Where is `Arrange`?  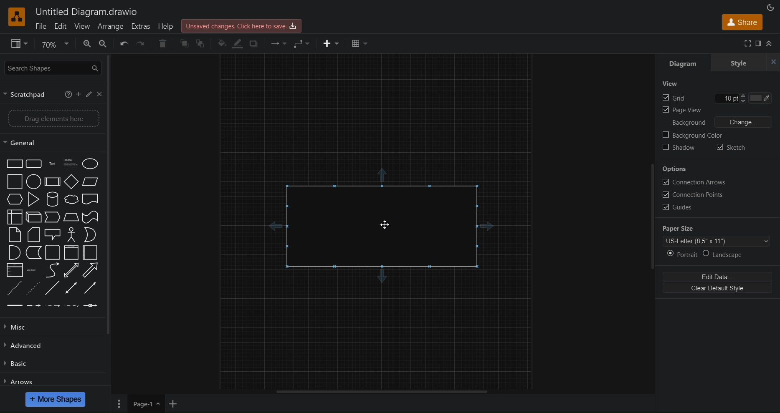 Arrange is located at coordinates (112, 27).